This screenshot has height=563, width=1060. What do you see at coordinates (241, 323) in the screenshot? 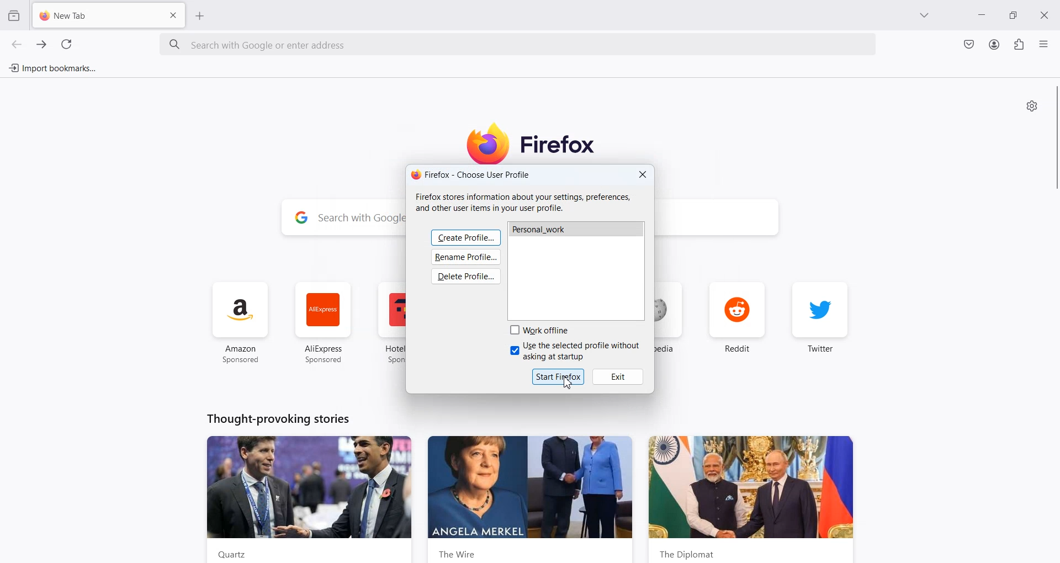
I see `Amazon Sponsored` at bounding box center [241, 323].